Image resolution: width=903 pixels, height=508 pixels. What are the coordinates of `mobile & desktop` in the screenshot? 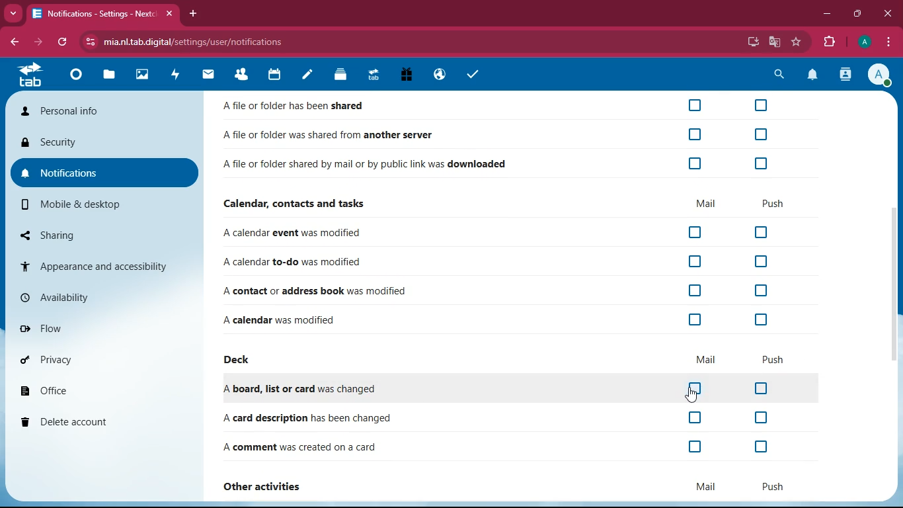 It's located at (106, 205).